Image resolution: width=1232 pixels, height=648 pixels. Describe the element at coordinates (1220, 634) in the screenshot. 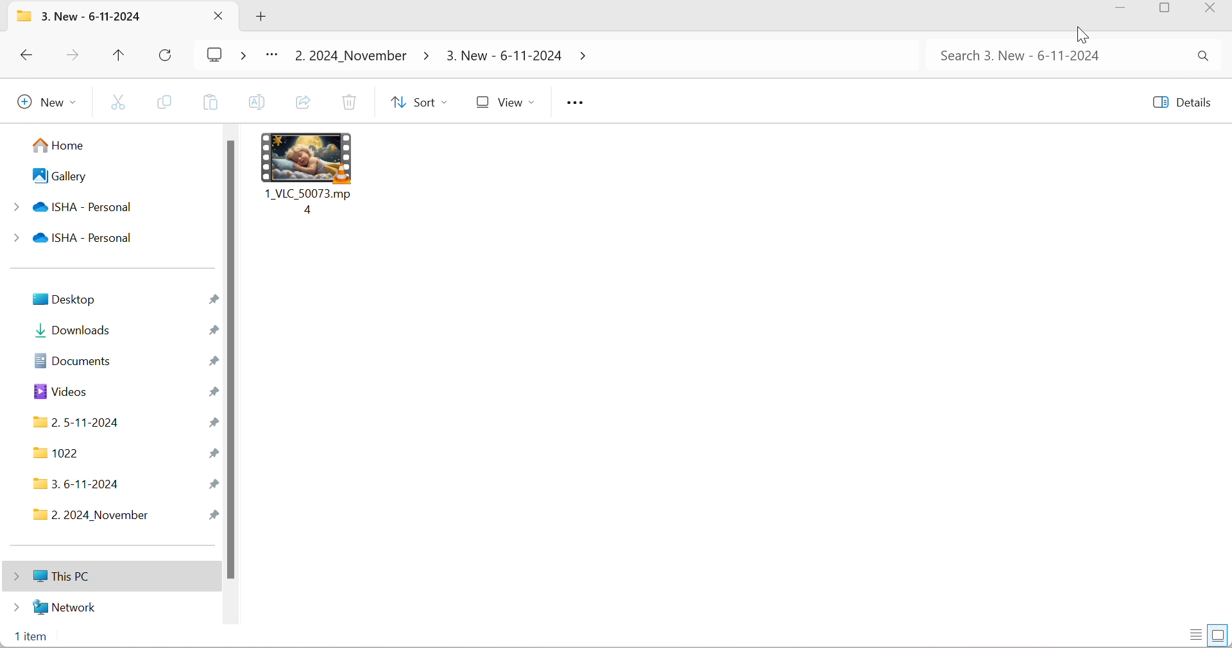

I see `Displays items using large thumbnails` at that location.